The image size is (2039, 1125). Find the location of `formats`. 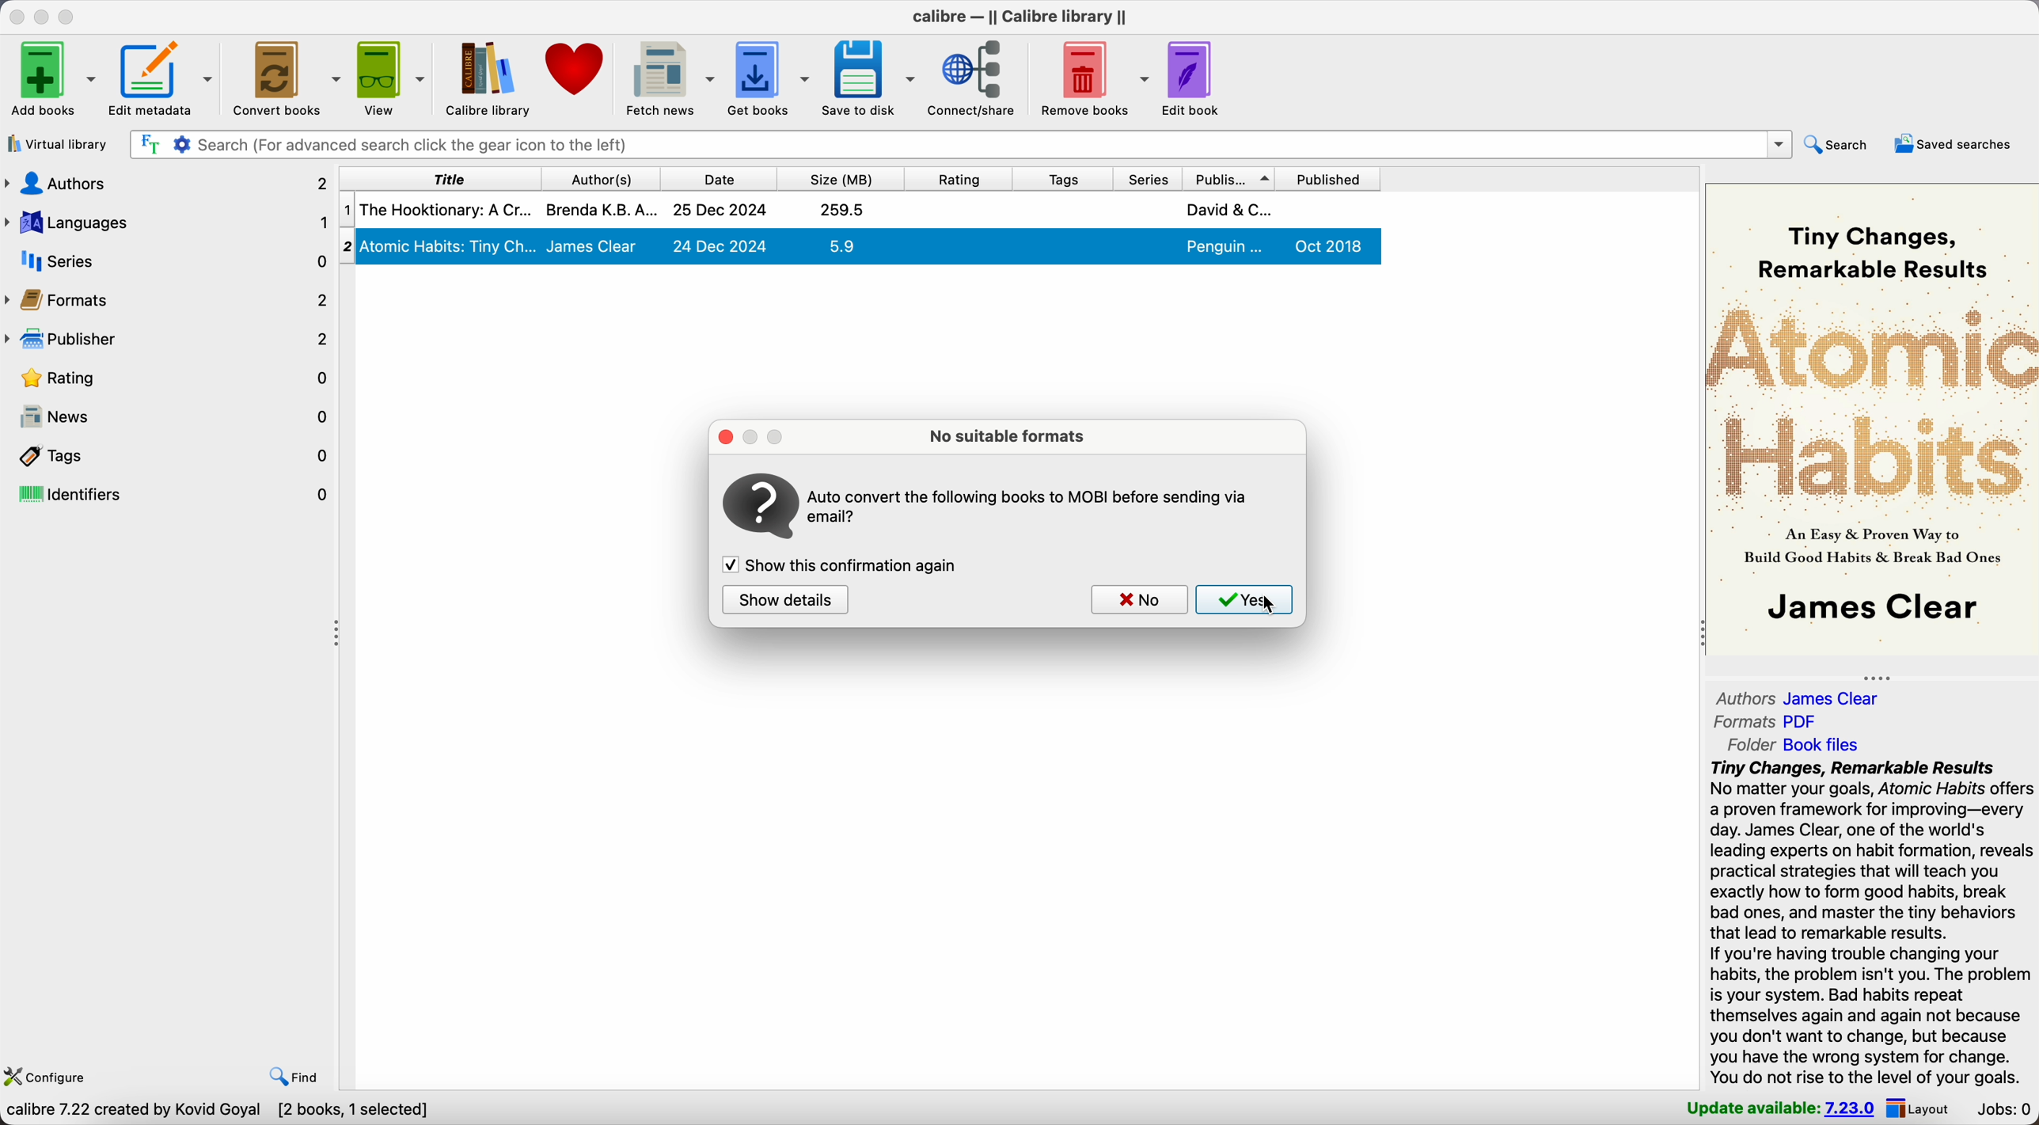

formats is located at coordinates (169, 299).